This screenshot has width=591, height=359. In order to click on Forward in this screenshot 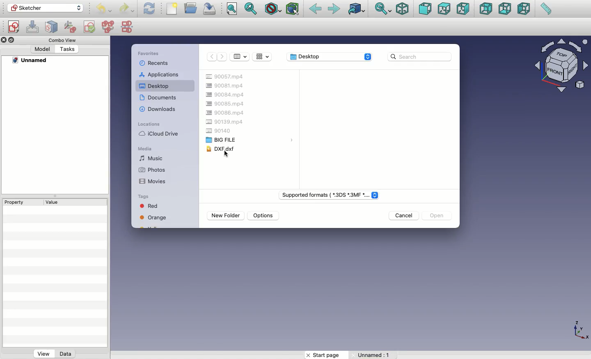, I will do `click(334, 10)`.